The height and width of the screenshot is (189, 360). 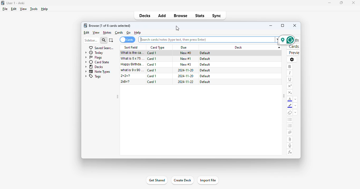 I want to click on cards, so click(x=127, y=40).